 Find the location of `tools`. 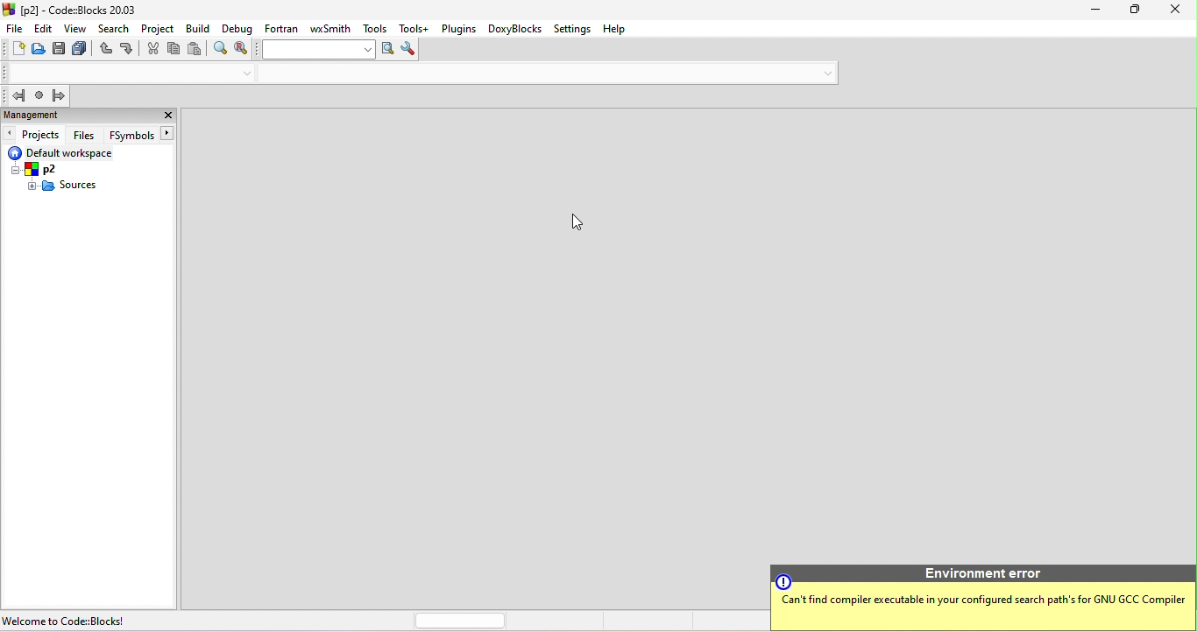

tools is located at coordinates (375, 28).